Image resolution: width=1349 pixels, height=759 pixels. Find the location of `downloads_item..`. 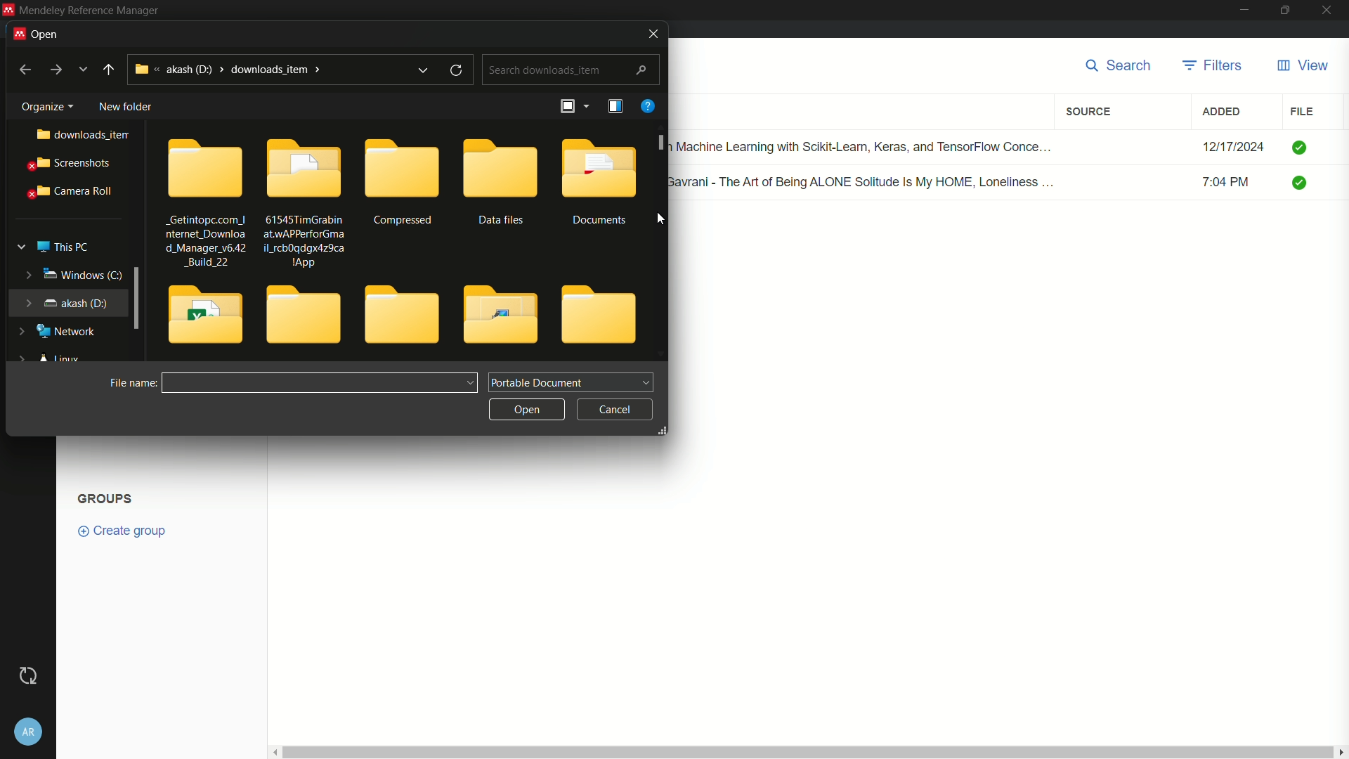

downloads_item.. is located at coordinates (72, 135).